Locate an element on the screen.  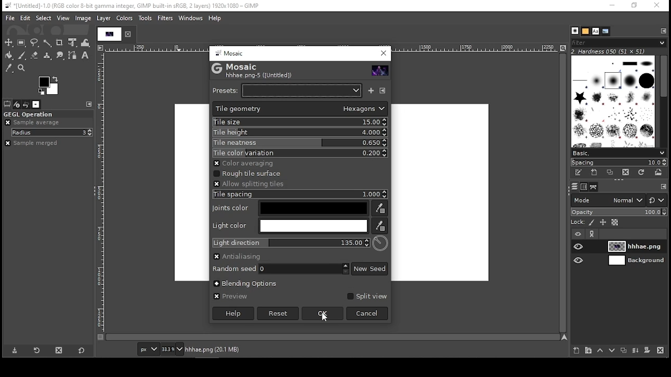
*[Untitled]-10.0 (RGB color 8-bit gamma integer, GIMP built-in sRGB, 2 layers) 1920x1080 — GIMP is located at coordinates (133, 5).